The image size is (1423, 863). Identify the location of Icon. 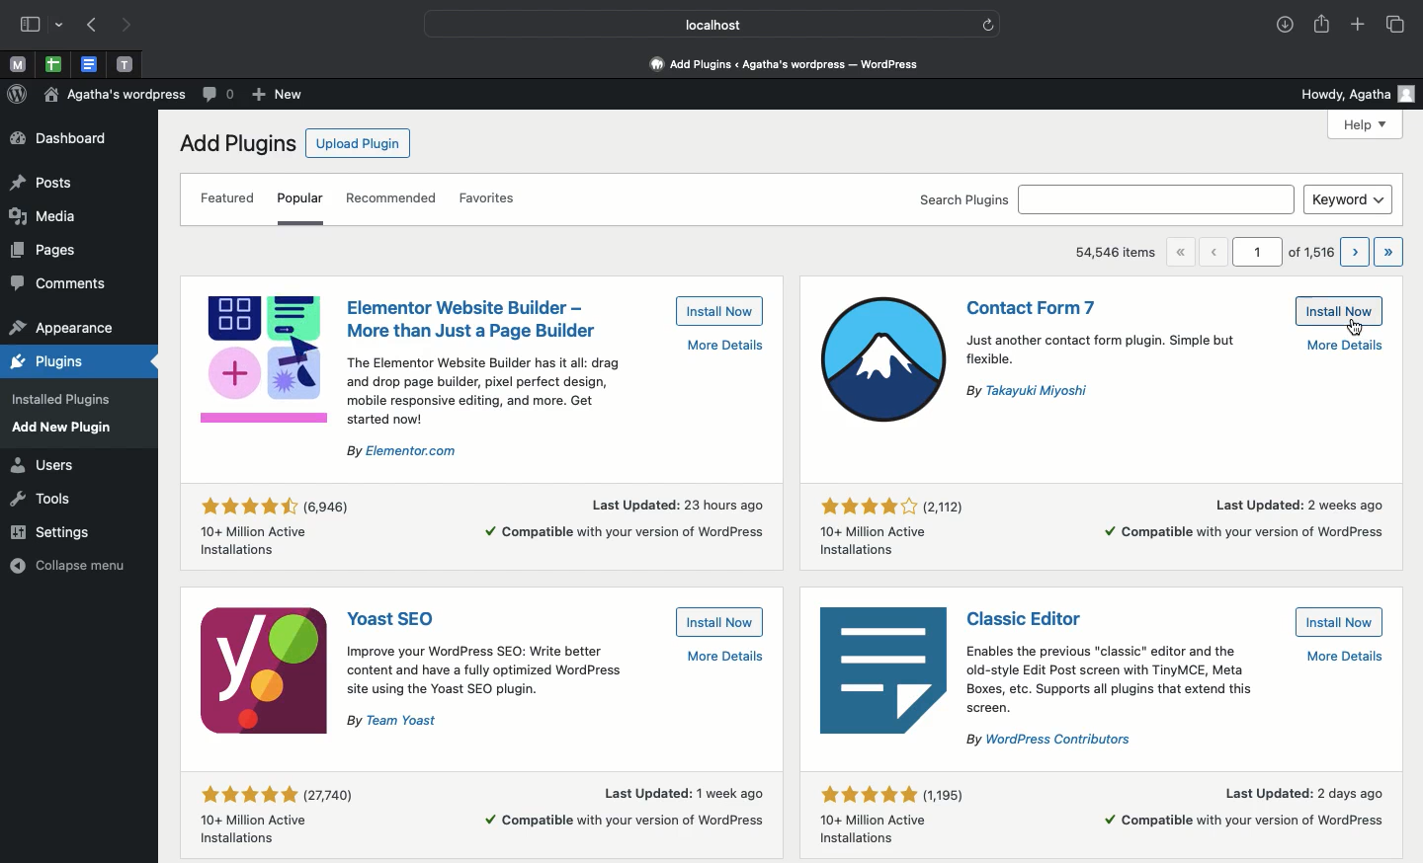
(883, 673).